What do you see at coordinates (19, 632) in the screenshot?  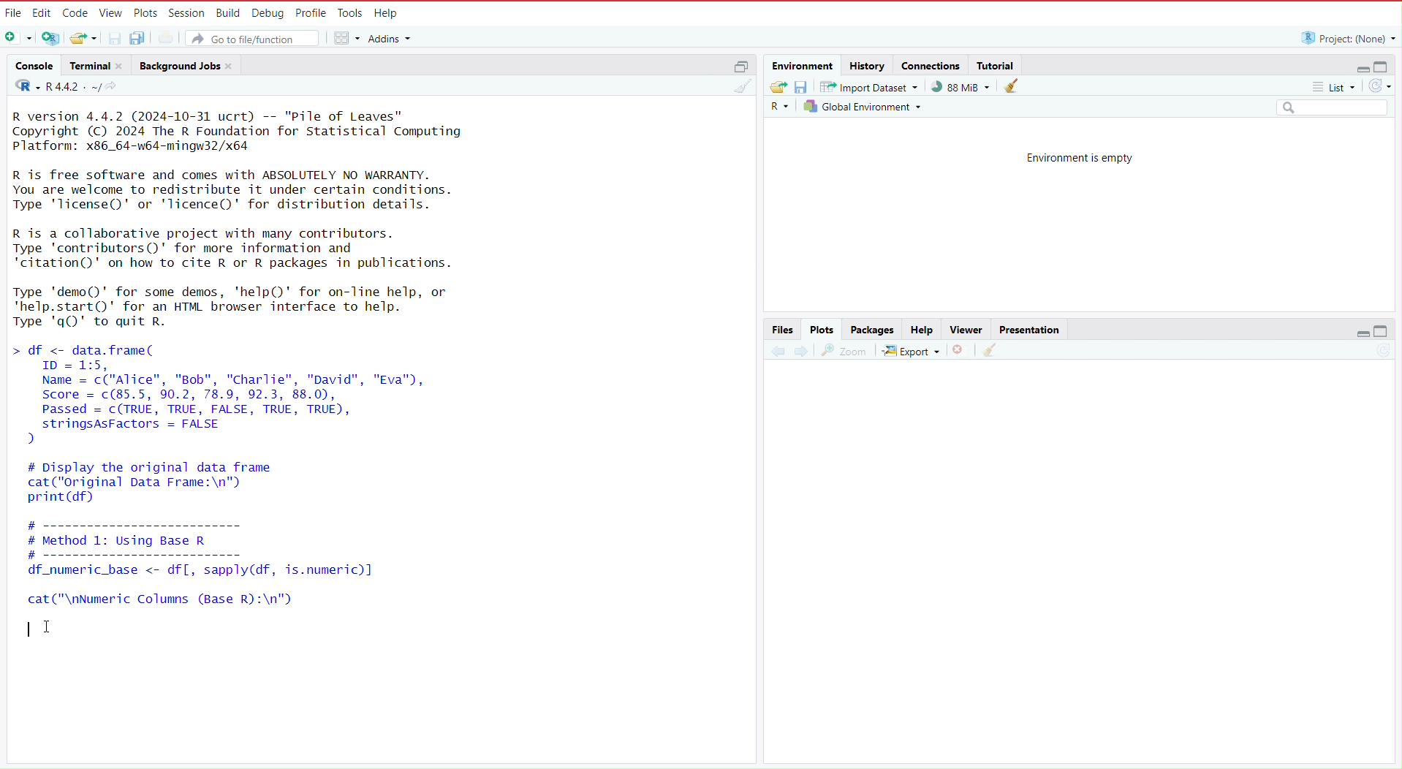 I see `typing` at bounding box center [19, 632].